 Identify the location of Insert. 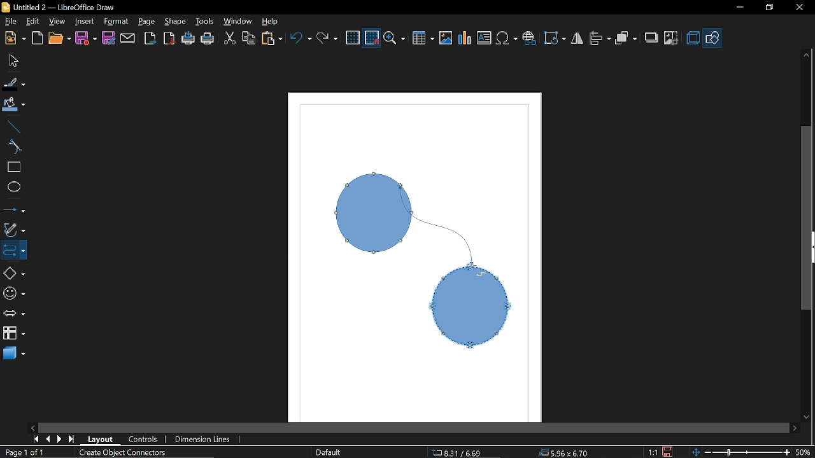
(83, 21).